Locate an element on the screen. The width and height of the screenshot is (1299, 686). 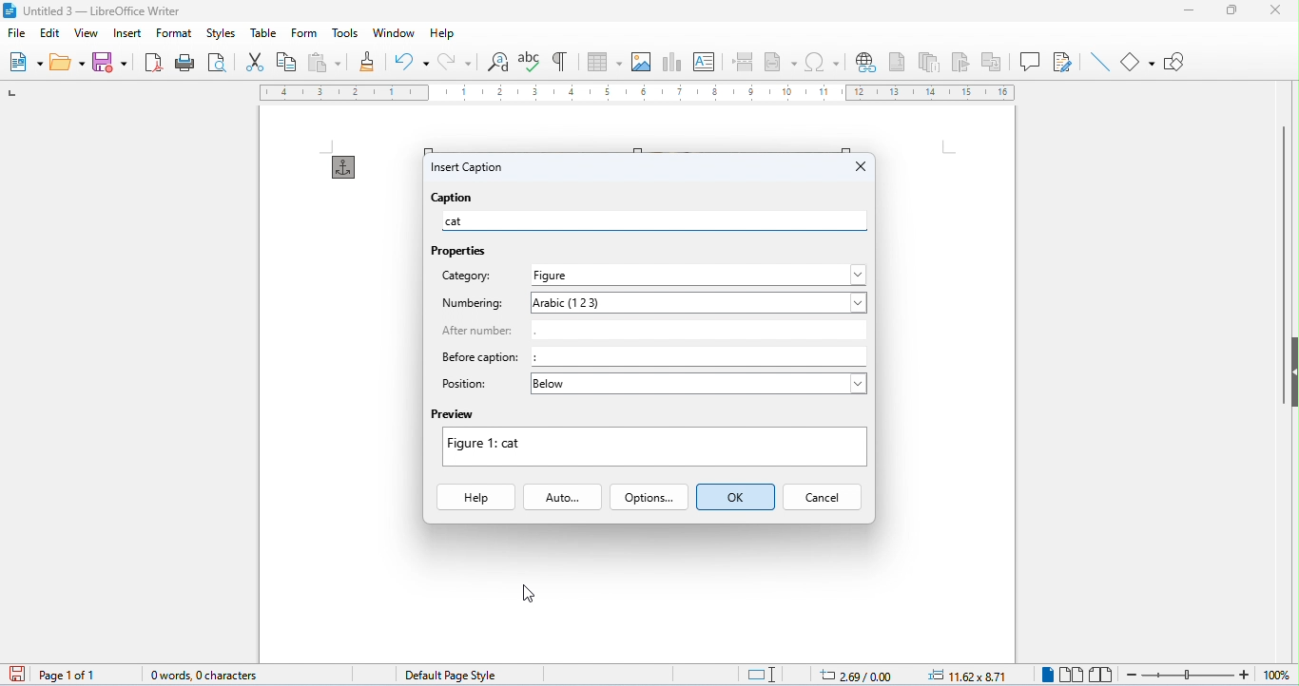
ok is located at coordinates (736, 496).